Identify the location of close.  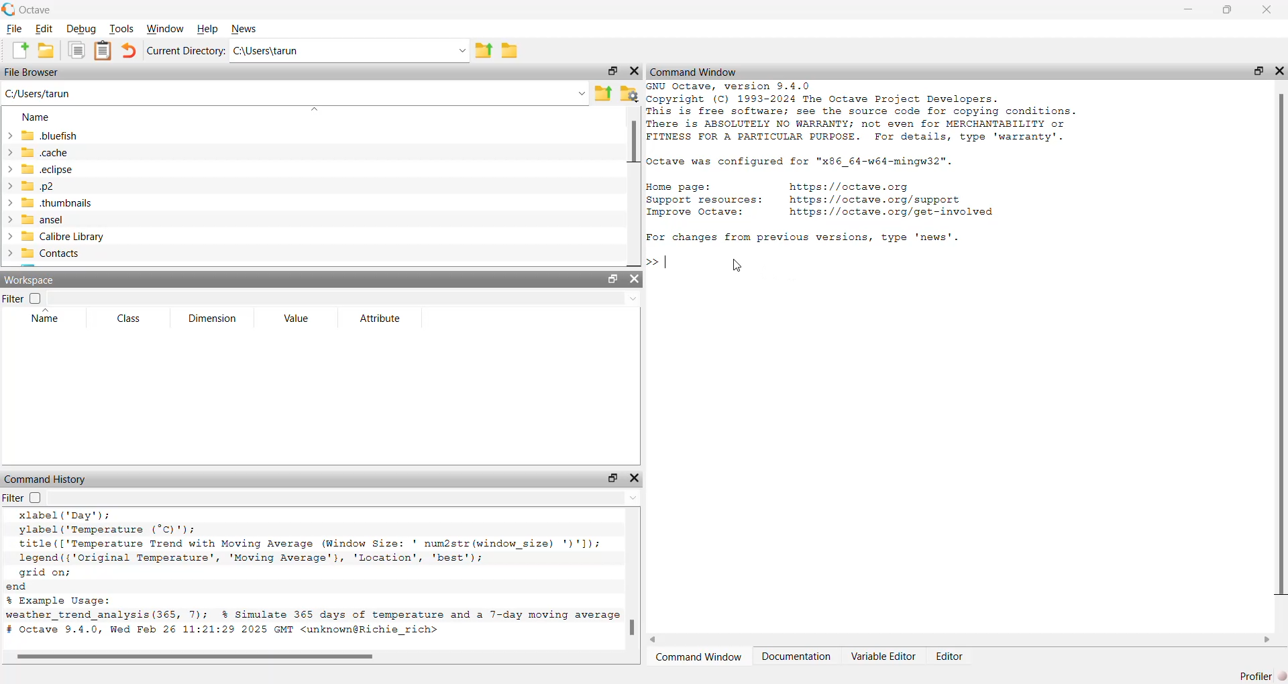
(633, 71).